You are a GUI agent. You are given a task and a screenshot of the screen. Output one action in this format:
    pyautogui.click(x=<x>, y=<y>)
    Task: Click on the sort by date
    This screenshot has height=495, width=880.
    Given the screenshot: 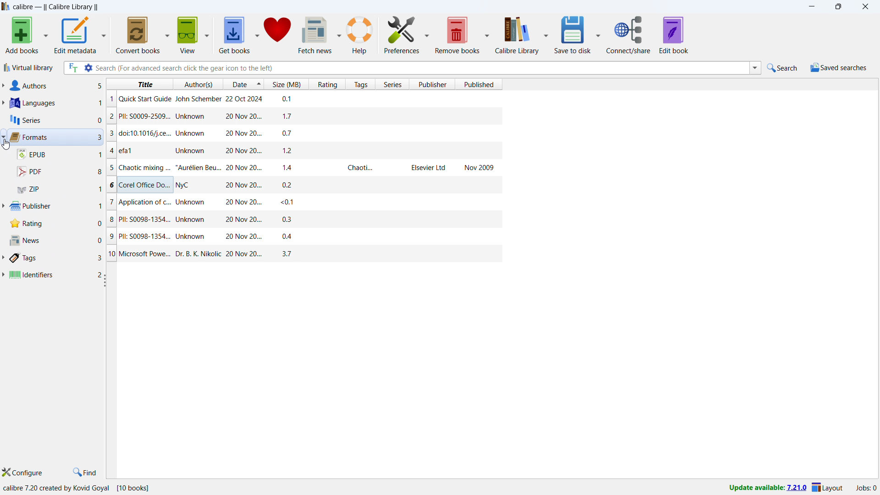 What is the action you would take?
    pyautogui.click(x=237, y=83)
    